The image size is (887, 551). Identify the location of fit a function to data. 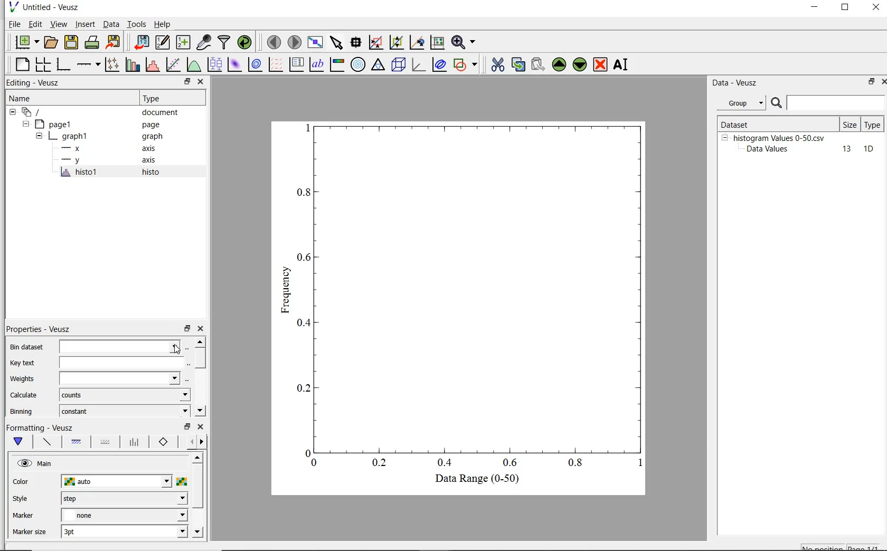
(174, 64).